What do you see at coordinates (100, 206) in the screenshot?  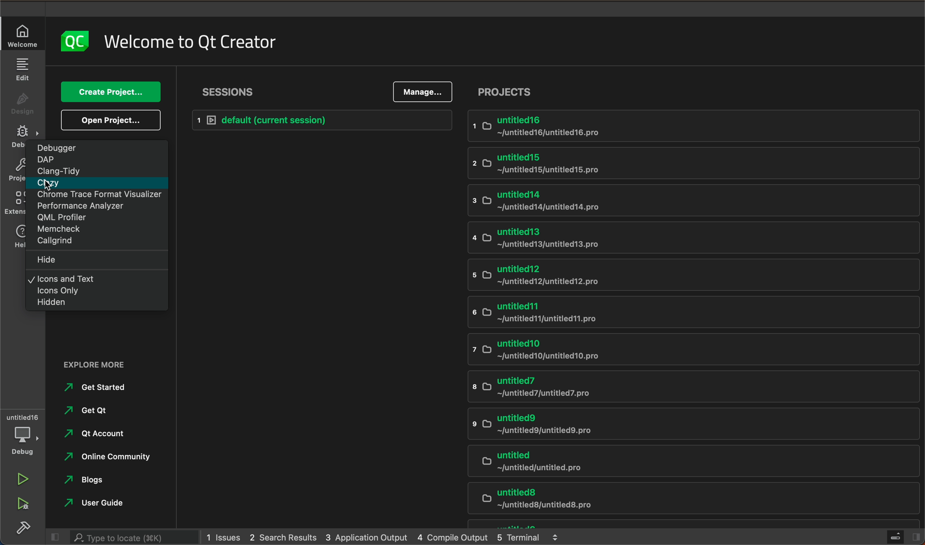 I see `performance` at bounding box center [100, 206].